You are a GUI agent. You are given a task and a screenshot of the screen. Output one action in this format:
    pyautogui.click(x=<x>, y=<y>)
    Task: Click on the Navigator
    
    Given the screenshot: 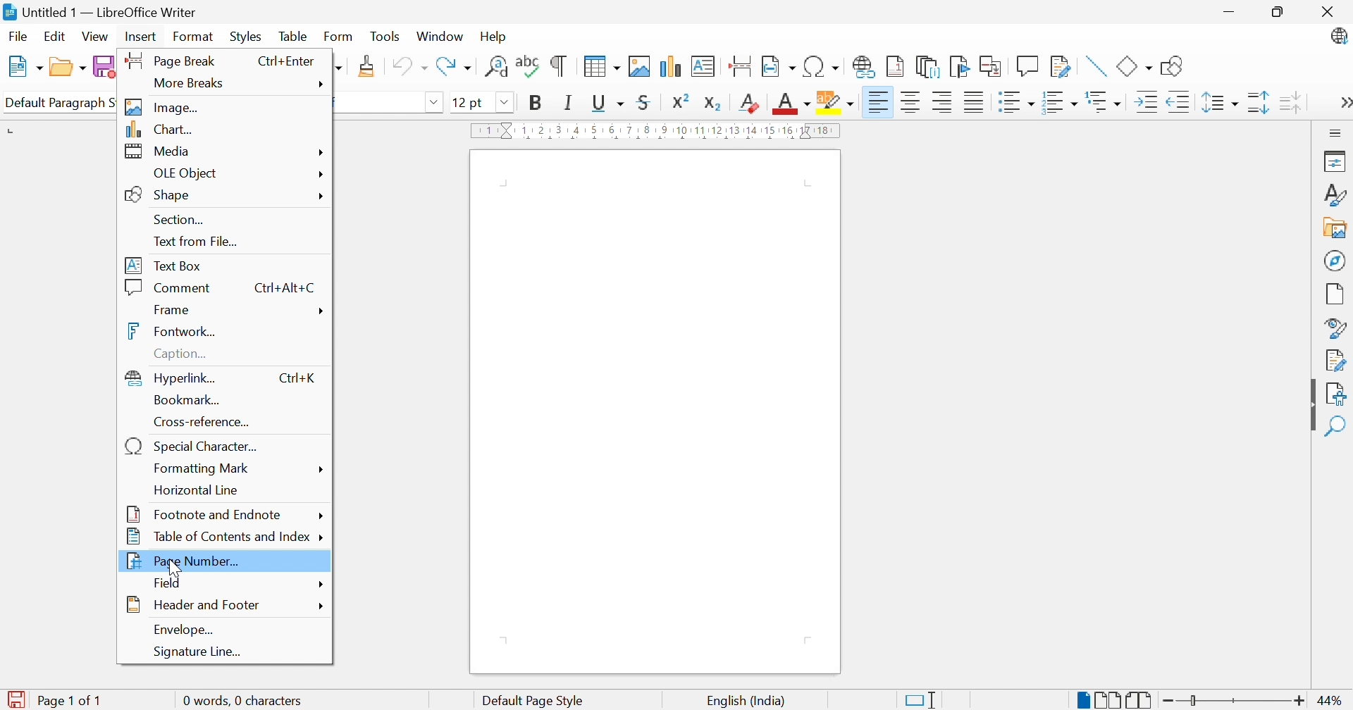 What is the action you would take?
    pyautogui.click(x=1337, y=262)
    